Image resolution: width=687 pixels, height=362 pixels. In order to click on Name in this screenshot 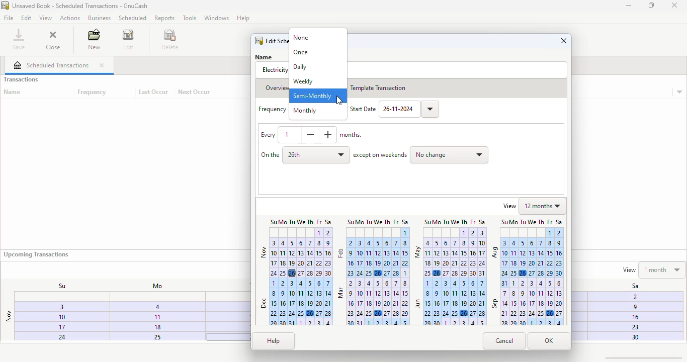, I will do `click(261, 56)`.